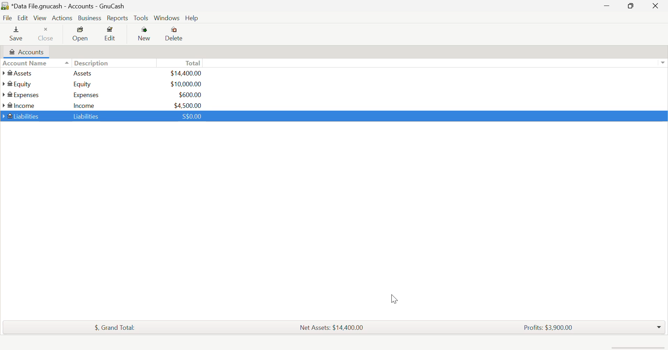  What do you see at coordinates (61, 18) in the screenshot?
I see `Actions` at bounding box center [61, 18].